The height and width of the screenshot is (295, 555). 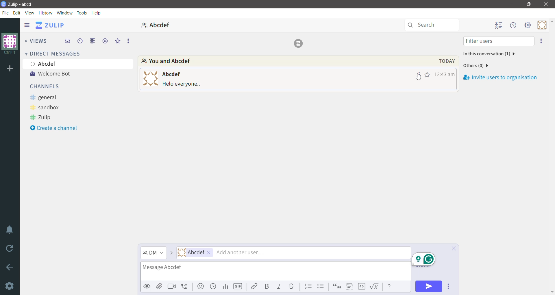 I want to click on Zulip, so click(x=42, y=117).